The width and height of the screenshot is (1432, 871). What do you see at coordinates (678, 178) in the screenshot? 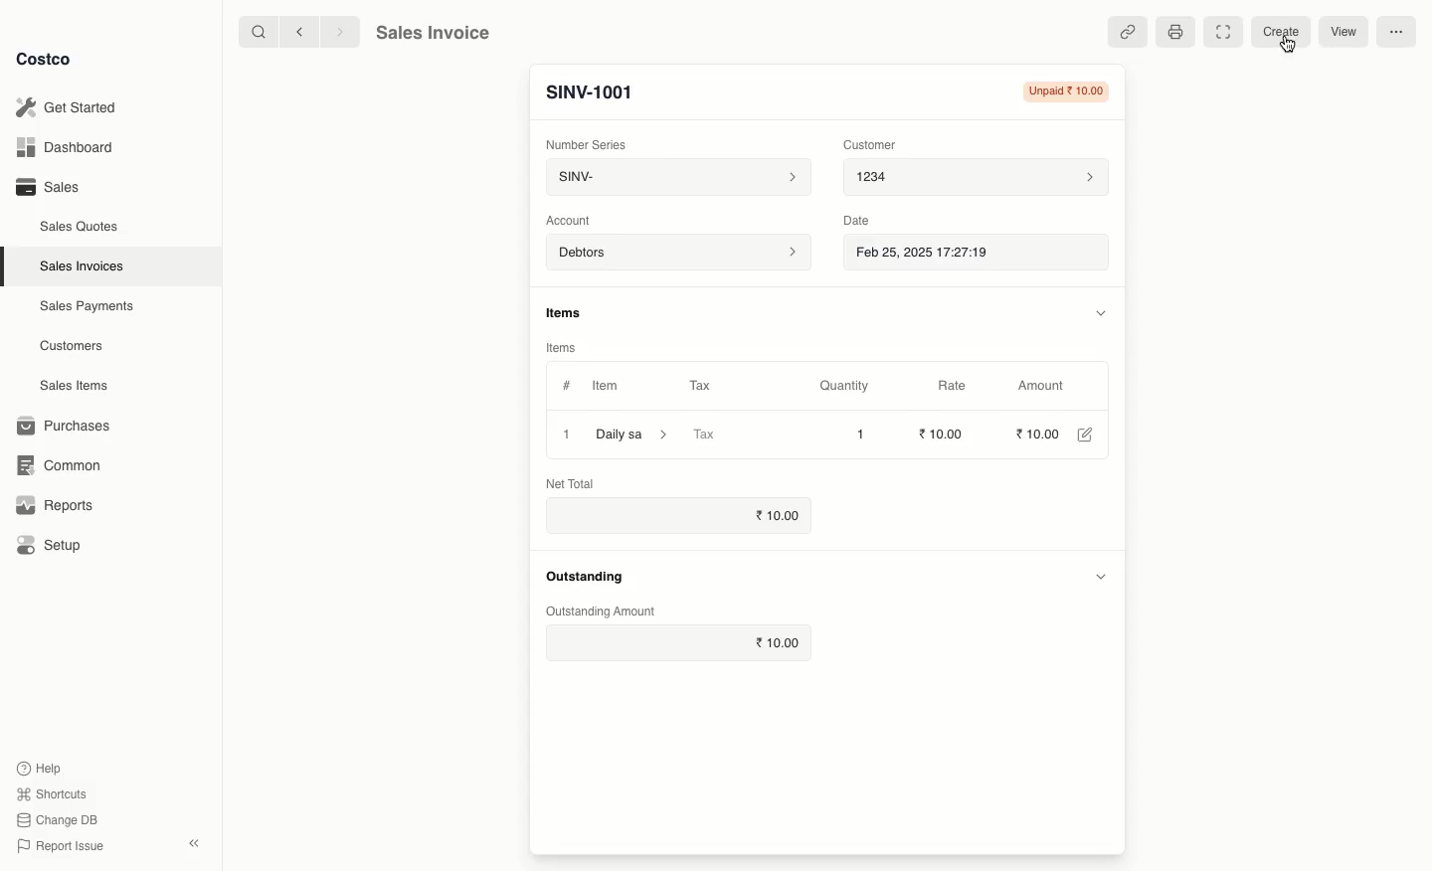
I see `SINV-` at bounding box center [678, 178].